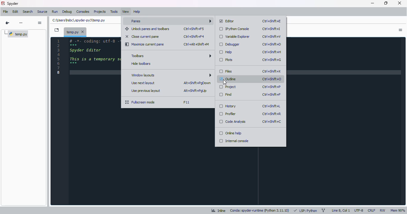  Describe the element at coordinates (170, 75) in the screenshot. I see `window layouts` at that location.